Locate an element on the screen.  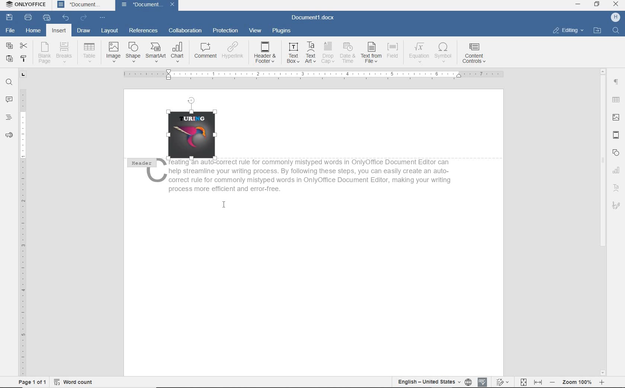
 is located at coordinates (113, 52).